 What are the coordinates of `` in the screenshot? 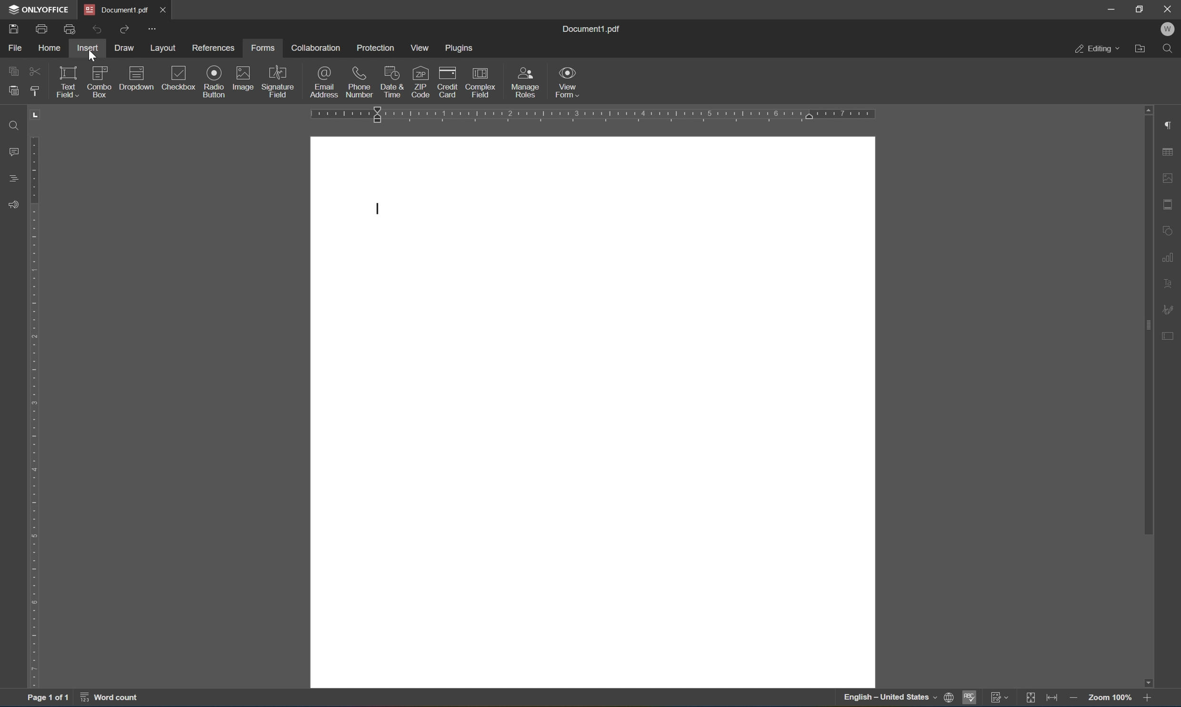 It's located at (1153, 681).